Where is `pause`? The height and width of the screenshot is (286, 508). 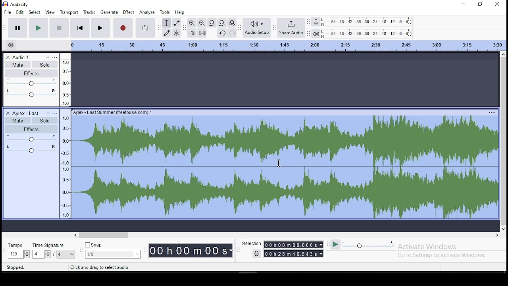 pause is located at coordinates (38, 28).